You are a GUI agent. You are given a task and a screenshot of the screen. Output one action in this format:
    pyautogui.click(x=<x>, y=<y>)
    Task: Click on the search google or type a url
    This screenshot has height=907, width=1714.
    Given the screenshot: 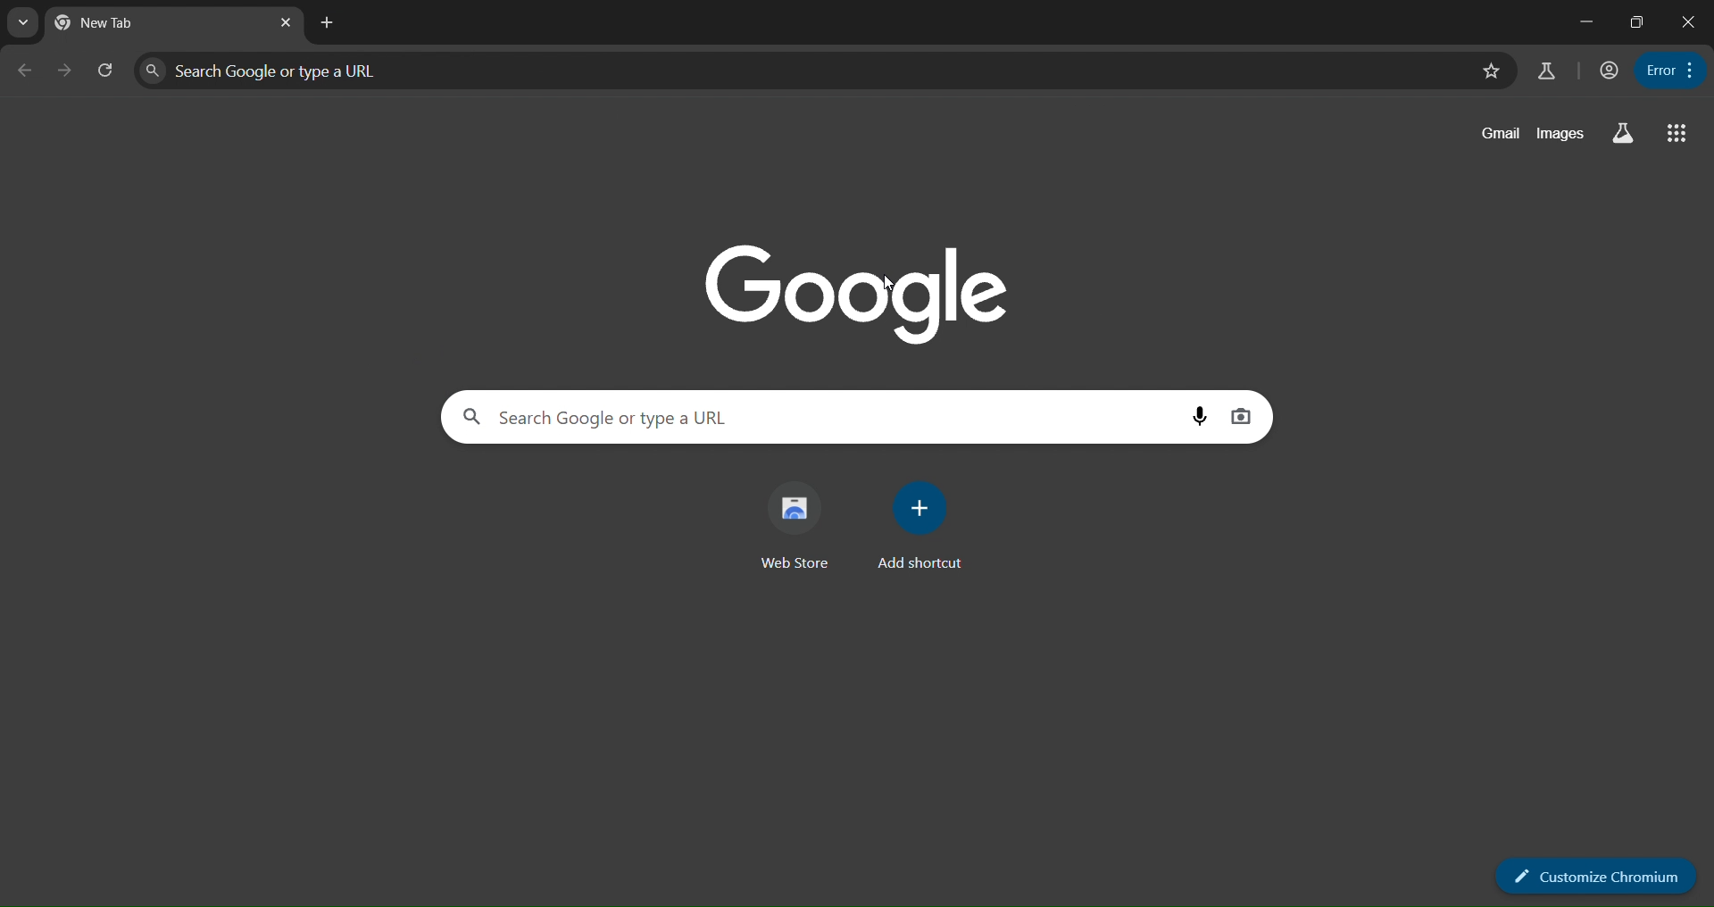 What is the action you would take?
    pyautogui.click(x=633, y=419)
    